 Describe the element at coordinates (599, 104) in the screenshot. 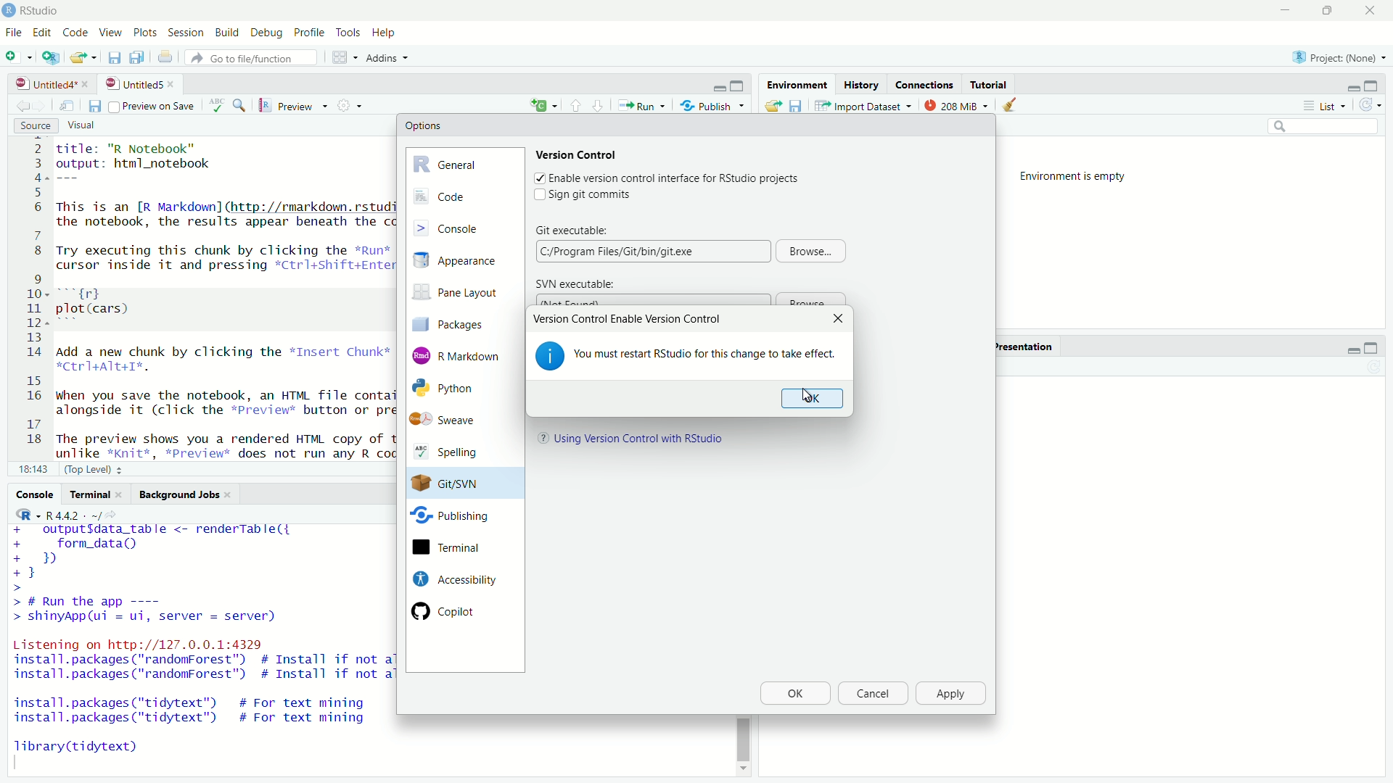

I see `up` at that location.